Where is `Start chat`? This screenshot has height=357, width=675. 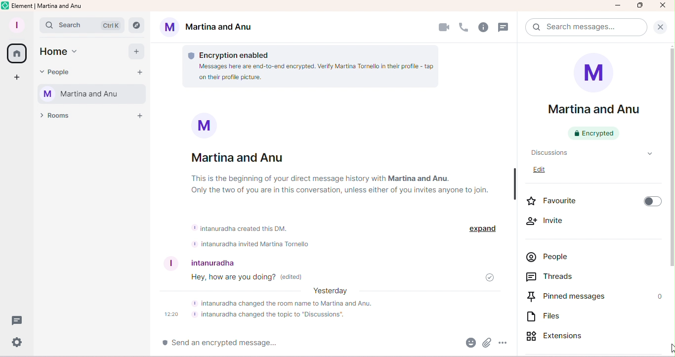
Start chat is located at coordinates (139, 72).